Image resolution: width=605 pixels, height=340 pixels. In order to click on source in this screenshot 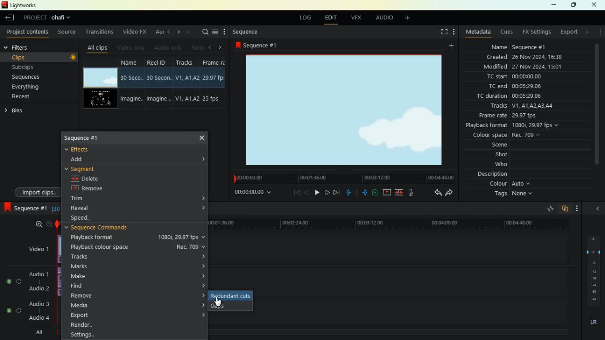, I will do `click(68, 32)`.